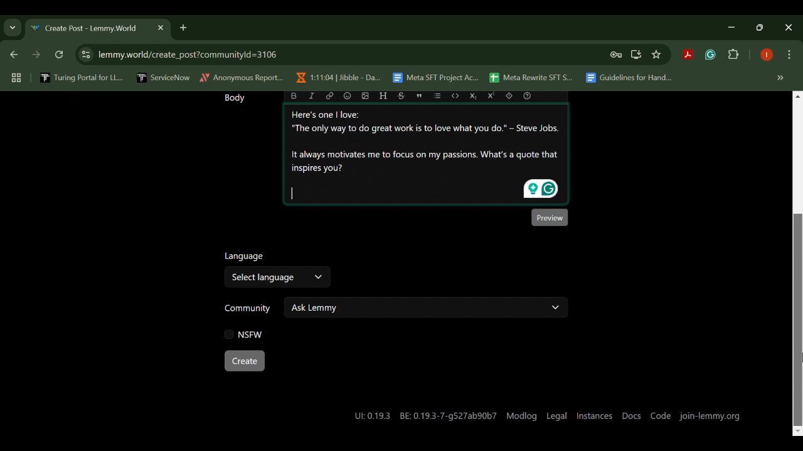 This screenshot has height=451, width=803. Describe the element at coordinates (402, 95) in the screenshot. I see `strikethrough` at that location.